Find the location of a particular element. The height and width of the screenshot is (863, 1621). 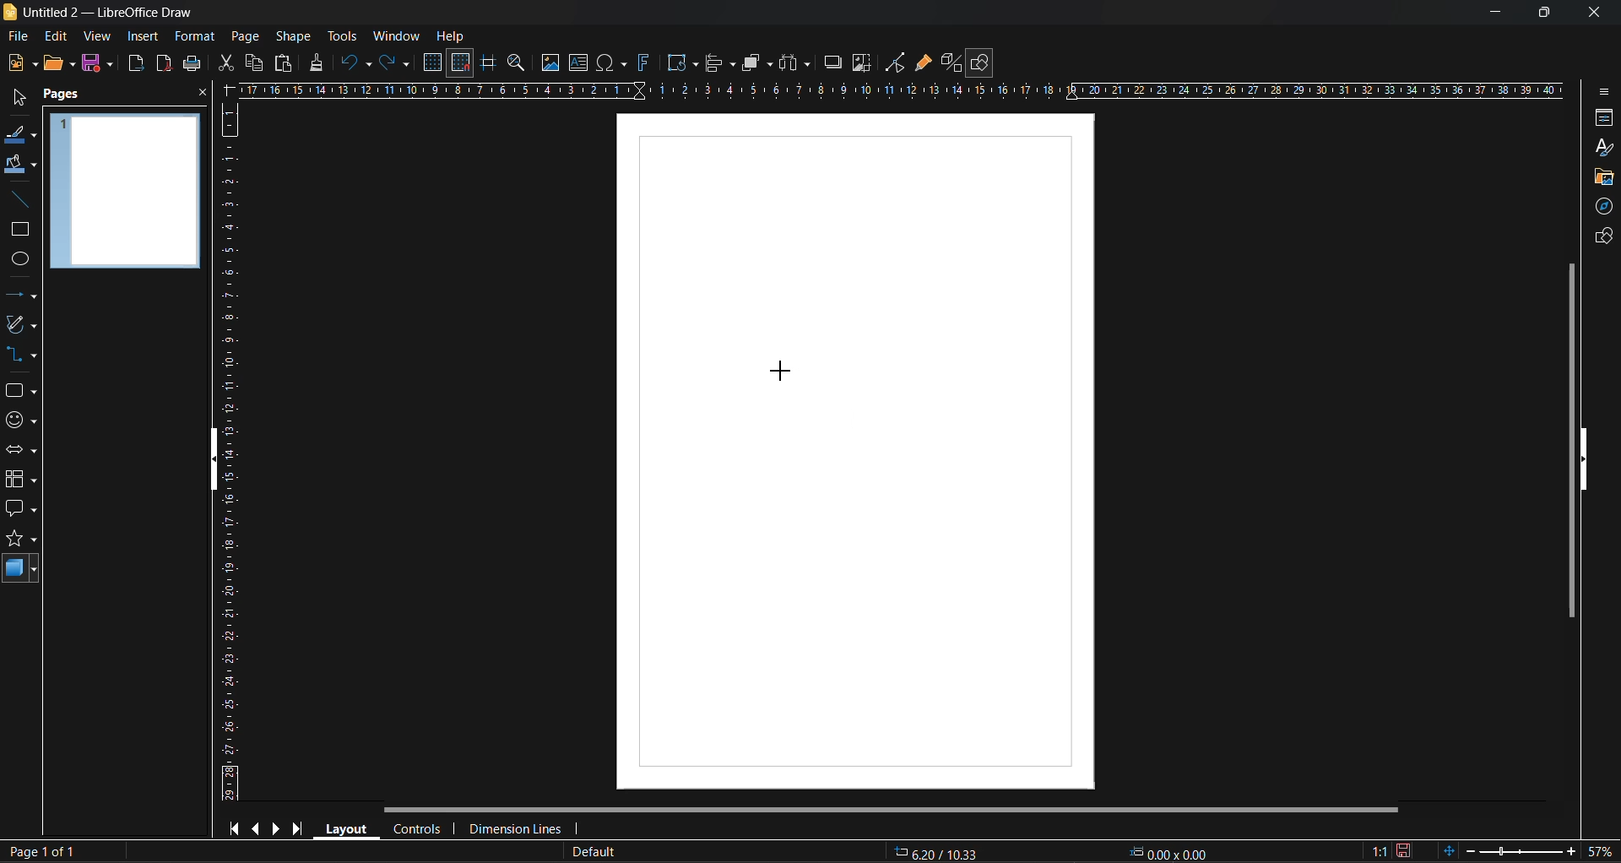

window is located at coordinates (396, 35).